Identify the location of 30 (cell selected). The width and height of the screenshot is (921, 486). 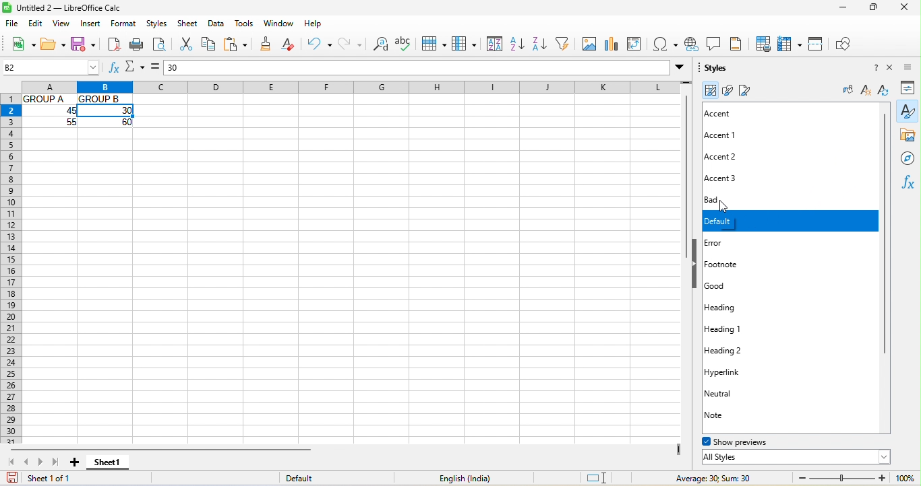
(106, 110).